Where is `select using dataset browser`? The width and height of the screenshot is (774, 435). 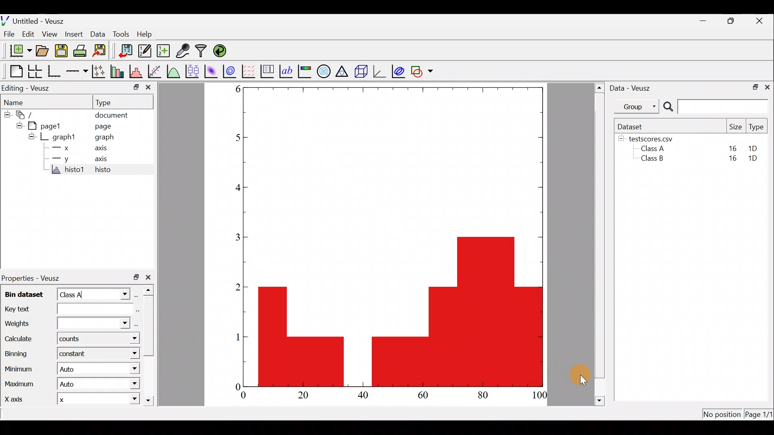
select using dataset browser is located at coordinates (137, 324).